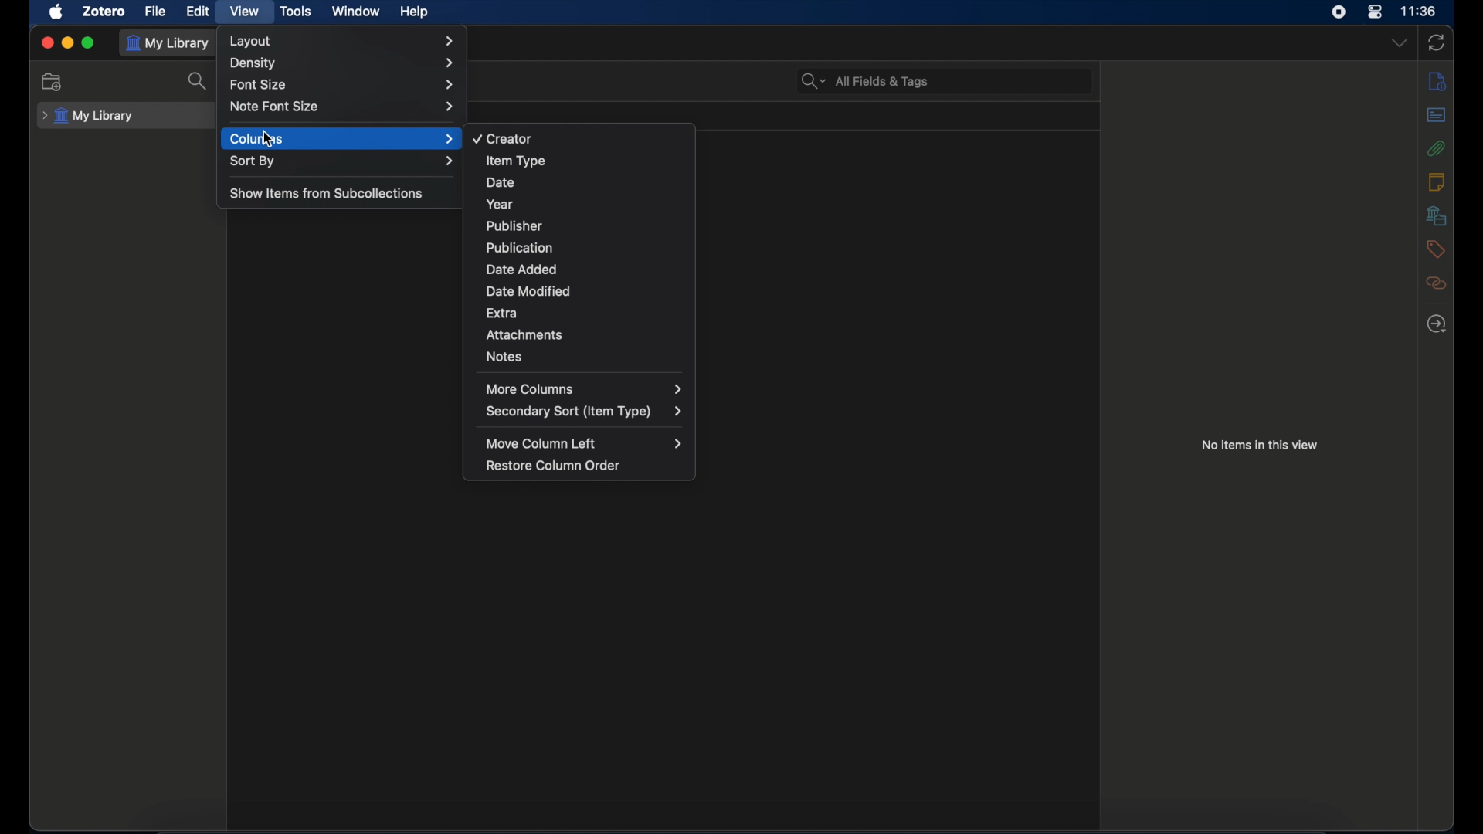 Image resolution: width=1483 pixels, height=834 pixels. What do you see at coordinates (520, 247) in the screenshot?
I see `publication` at bounding box center [520, 247].